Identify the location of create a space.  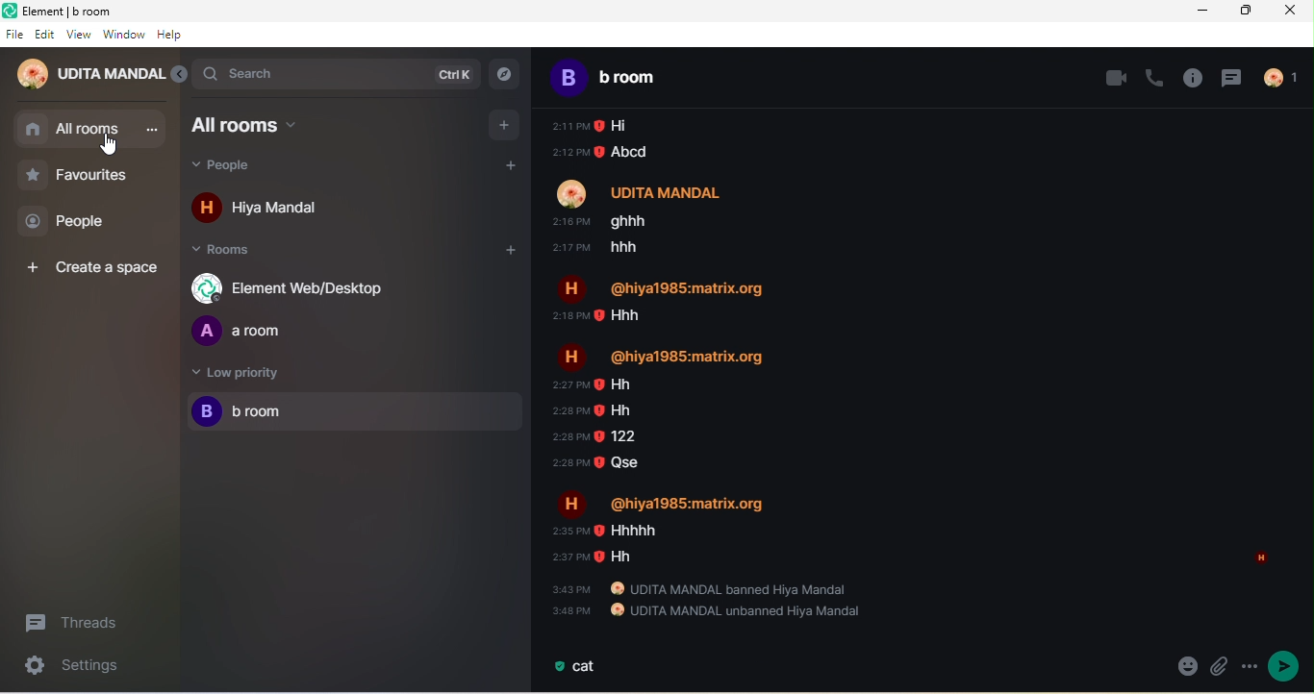
(96, 268).